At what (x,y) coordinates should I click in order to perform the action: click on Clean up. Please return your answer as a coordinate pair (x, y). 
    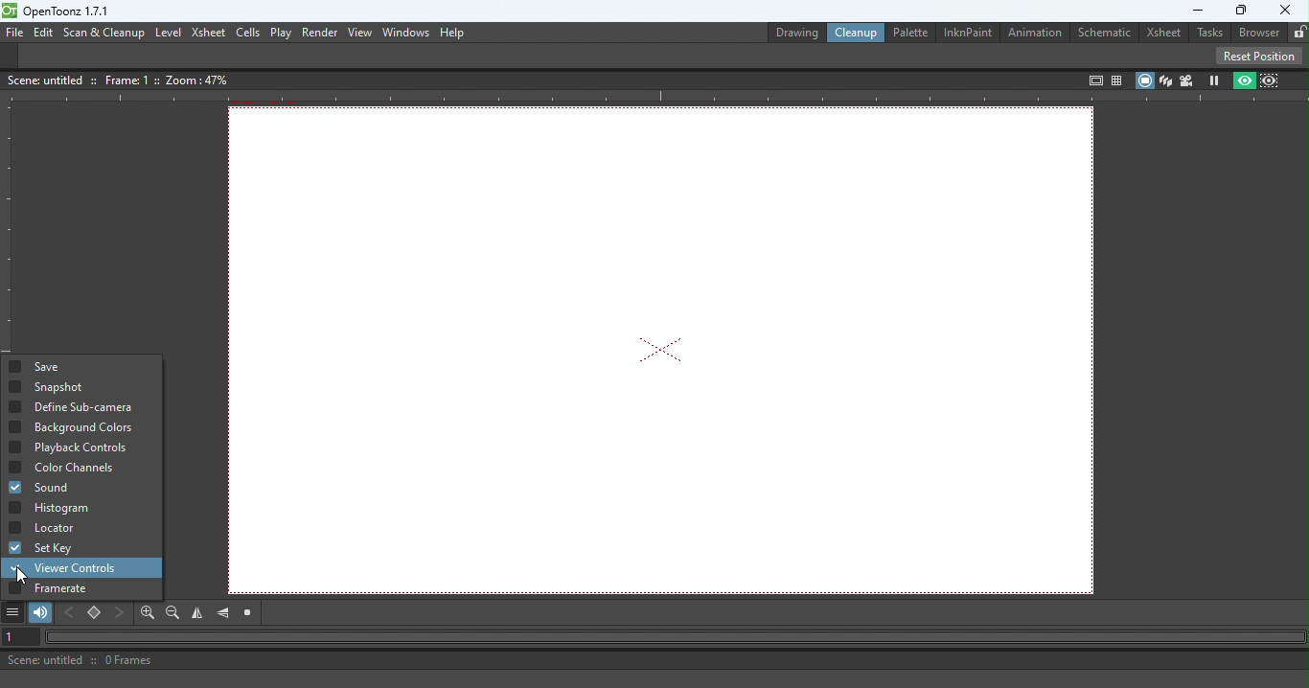
    Looking at the image, I should click on (853, 33).